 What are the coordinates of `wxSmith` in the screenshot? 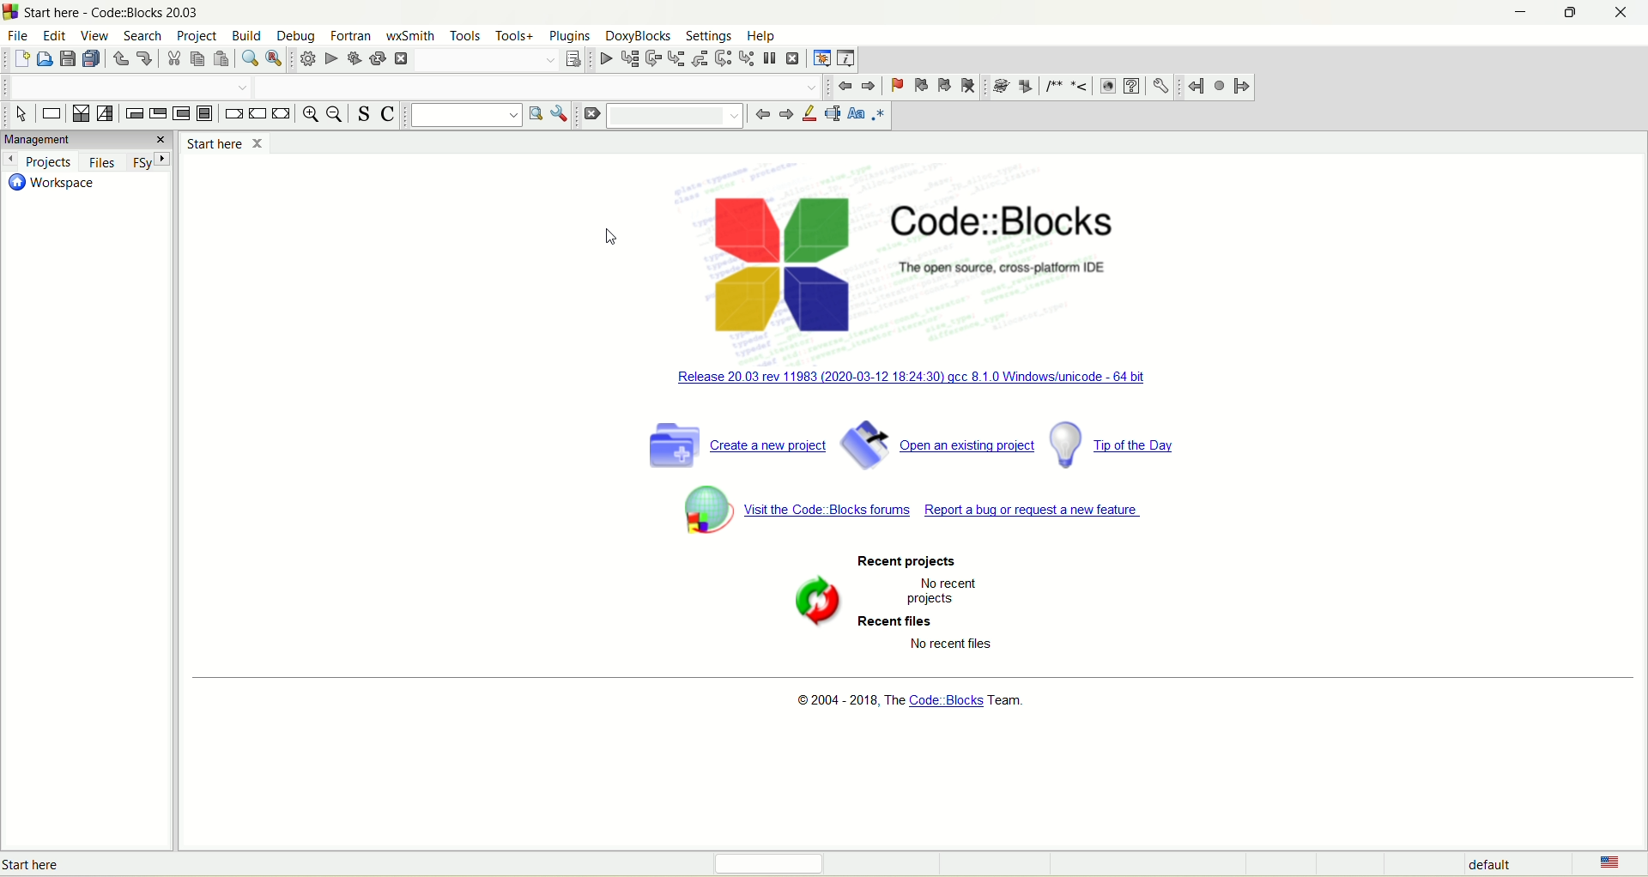 It's located at (409, 34).